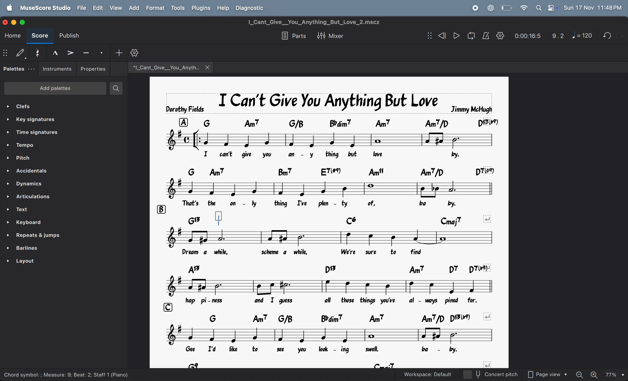  Describe the element at coordinates (338, 171) in the screenshot. I see `keynote chord` at that location.